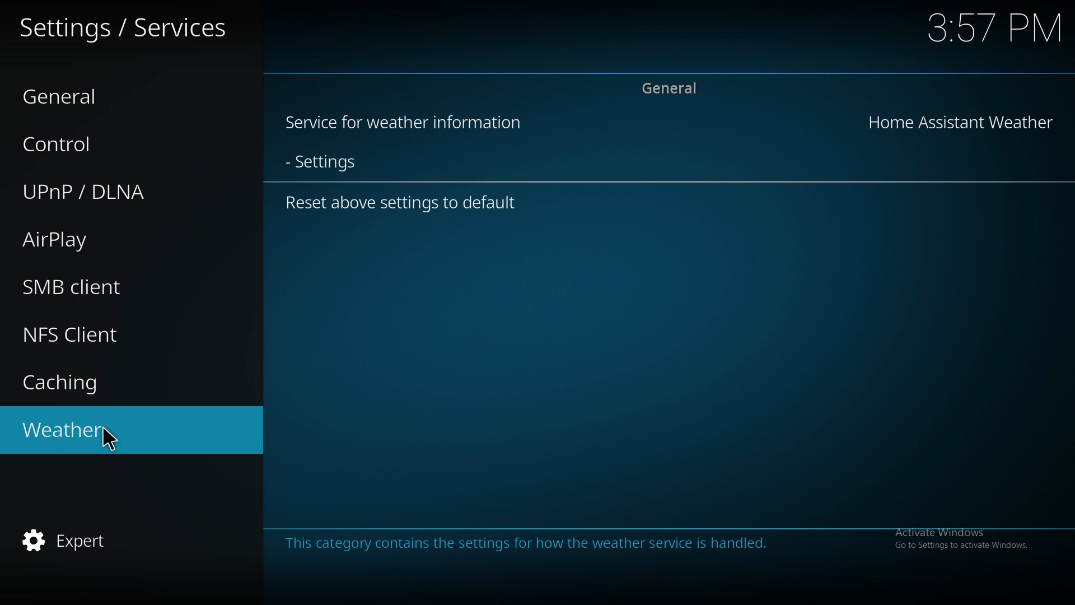  I want to click on Time, so click(996, 29).